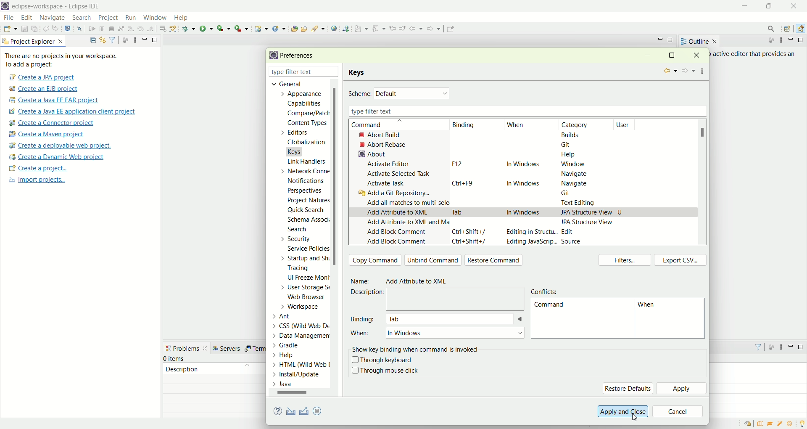  Describe the element at coordinates (345, 28) in the screenshot. I see `web service explorer` at that location.